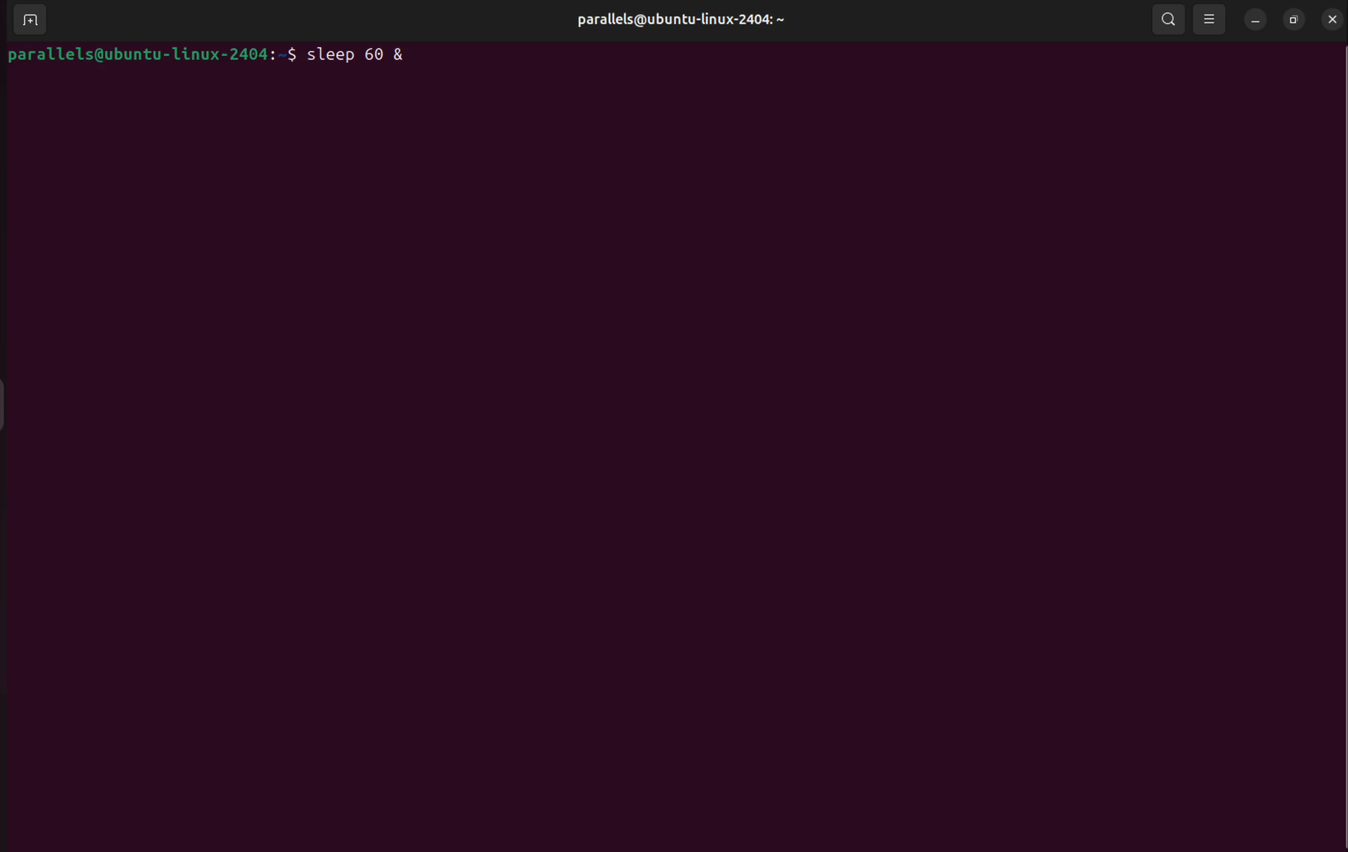 The height and width of the screenshot is (852, 1348). Describe the element at coordinates (1294, 20) in the screenshot. I see `resize` at that location.